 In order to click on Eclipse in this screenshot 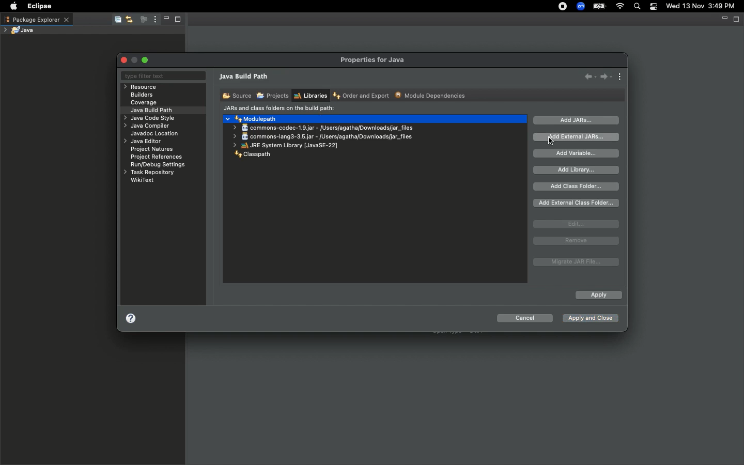, I will do `click(37, 6)`.